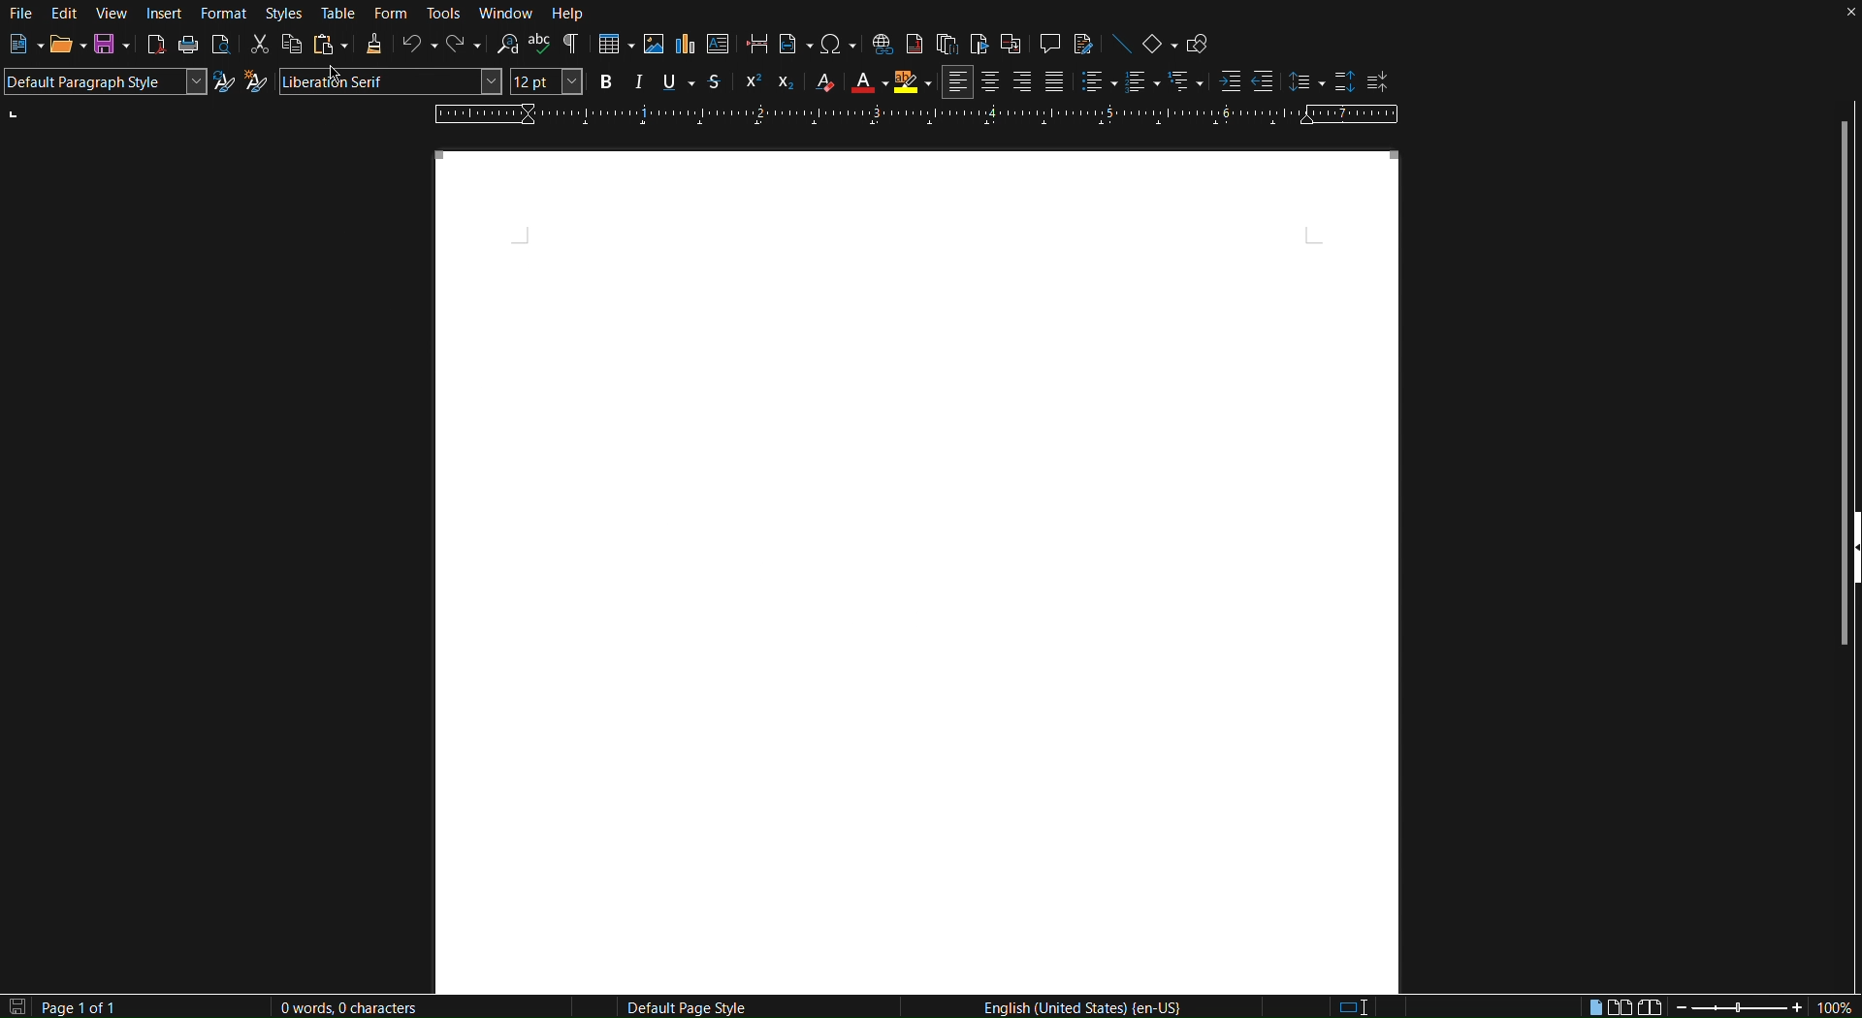 The image size is (1862, 1018). Describe the element at coordinates (915, 568) in the screenshot. I see `Canvas` at that location.